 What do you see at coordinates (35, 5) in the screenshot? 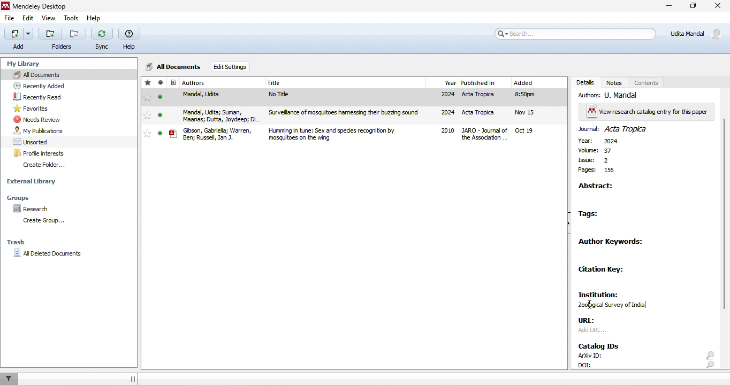
I see `title` at bounding box center [35, 5].